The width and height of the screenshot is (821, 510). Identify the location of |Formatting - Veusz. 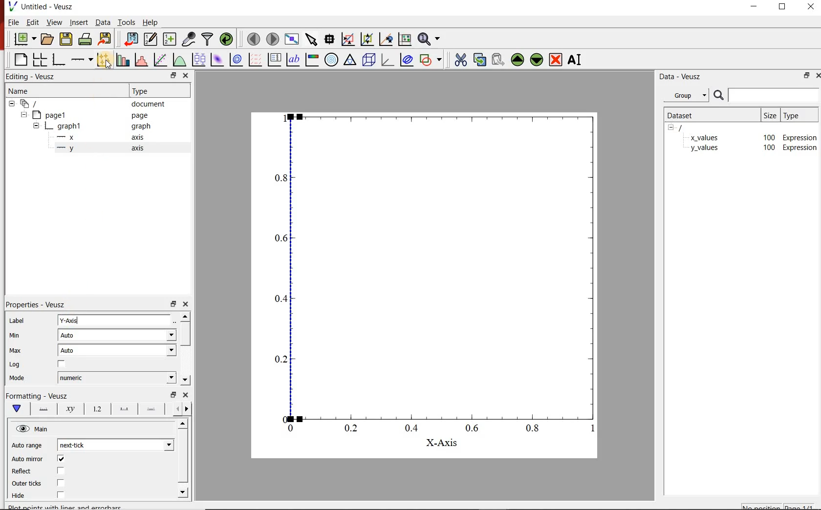
(42, 396).